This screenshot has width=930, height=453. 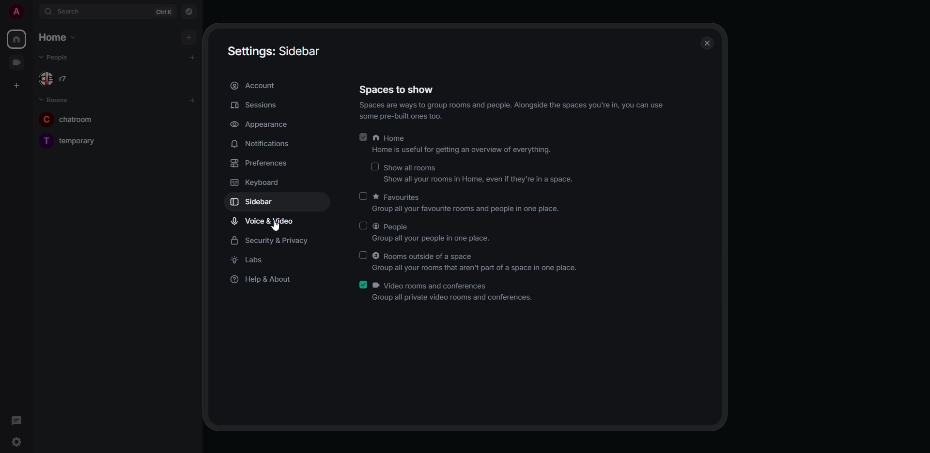 What do you see at coordinates (455, 292) in the screenshot?
I see `video rooms and conferences` at bounding box center [455, 292].